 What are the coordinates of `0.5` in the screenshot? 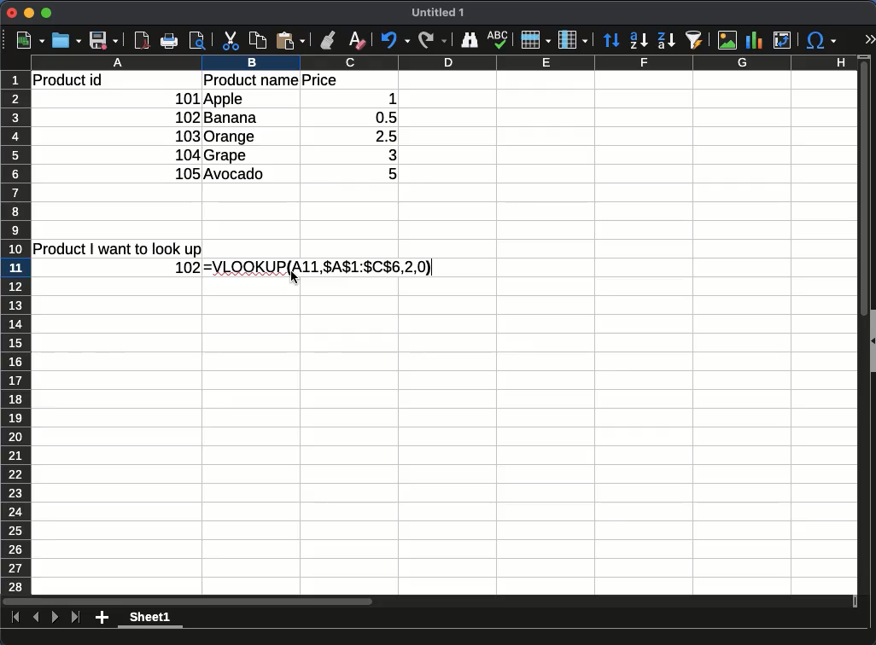 It's located at (381, 118).